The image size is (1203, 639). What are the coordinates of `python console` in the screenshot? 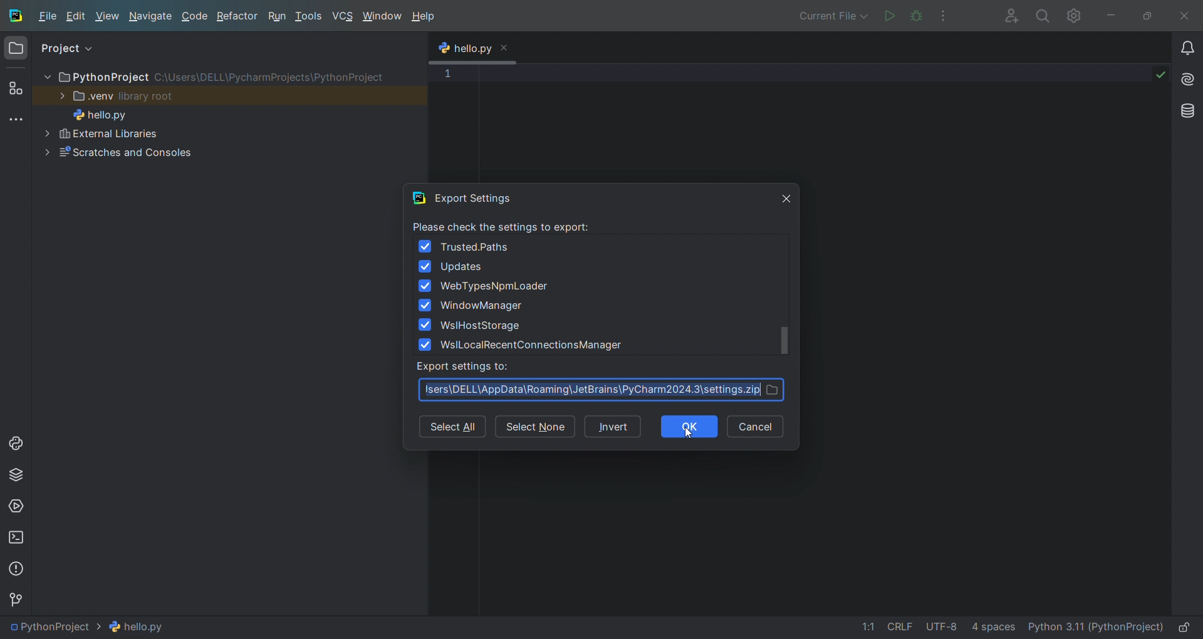 It's located at (19, 448).